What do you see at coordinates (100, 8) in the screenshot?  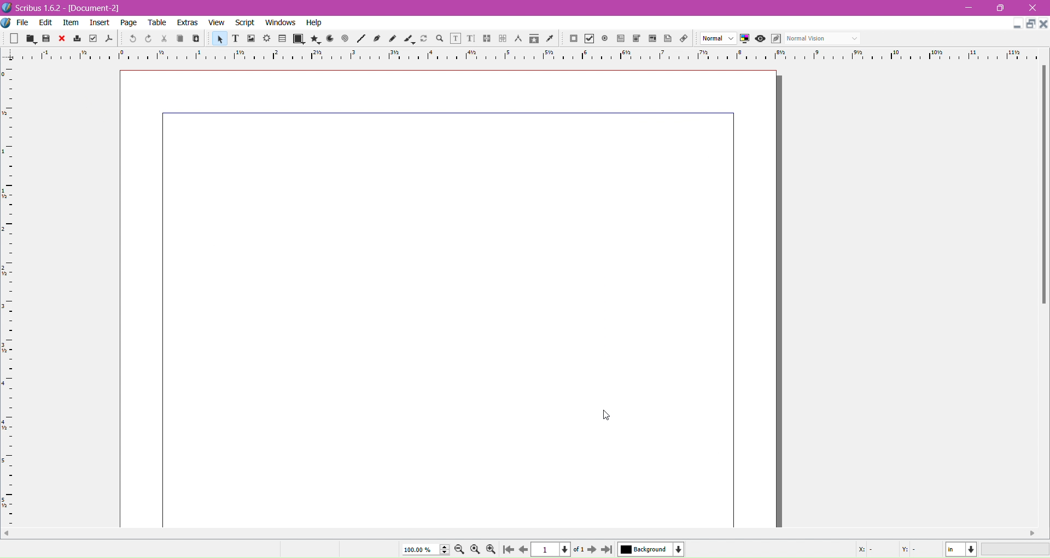 I see `New Document created - Document 2` at bounding box center [100, 8].